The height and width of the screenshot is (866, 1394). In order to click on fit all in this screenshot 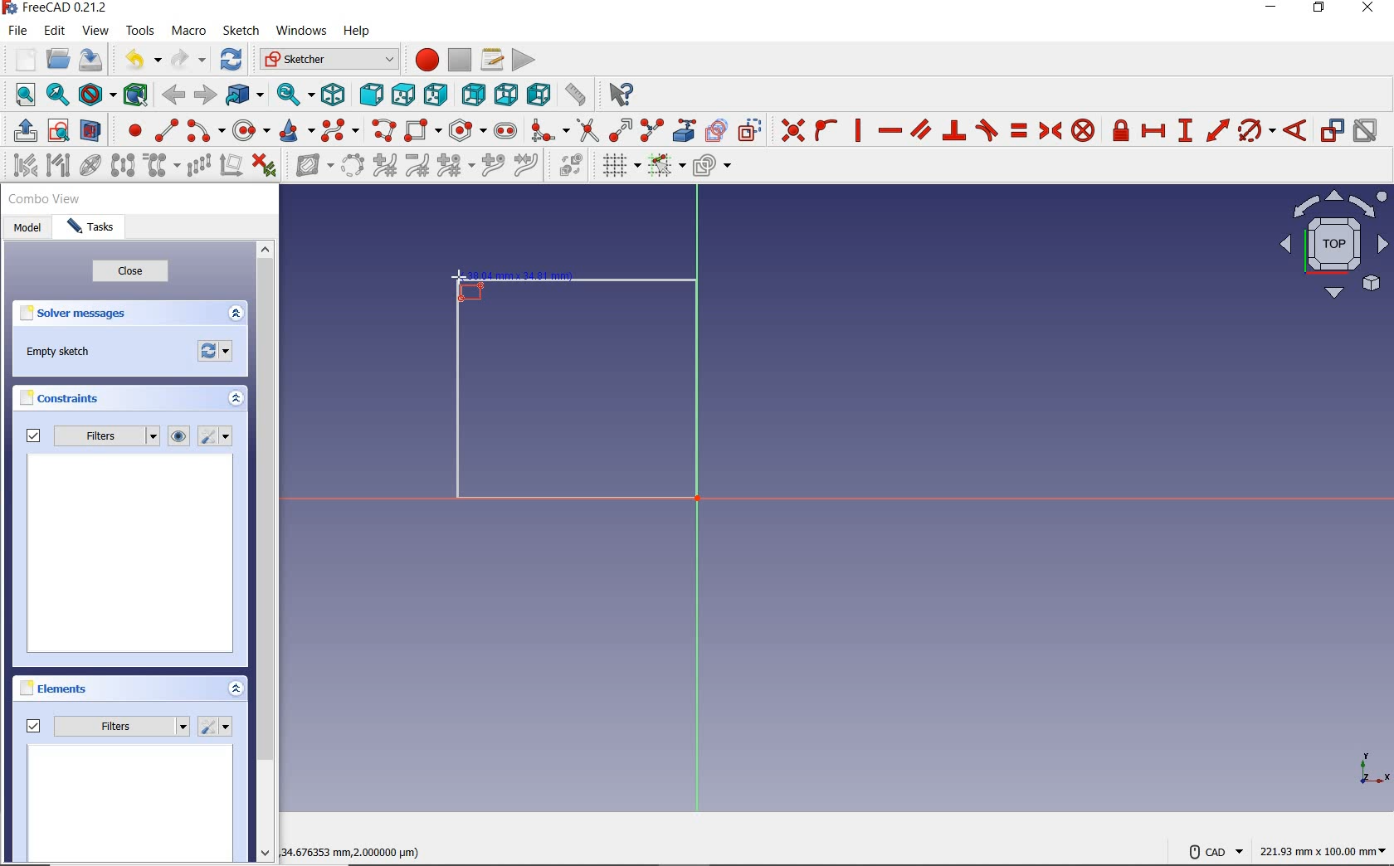, I will do `click(21, 94)`.